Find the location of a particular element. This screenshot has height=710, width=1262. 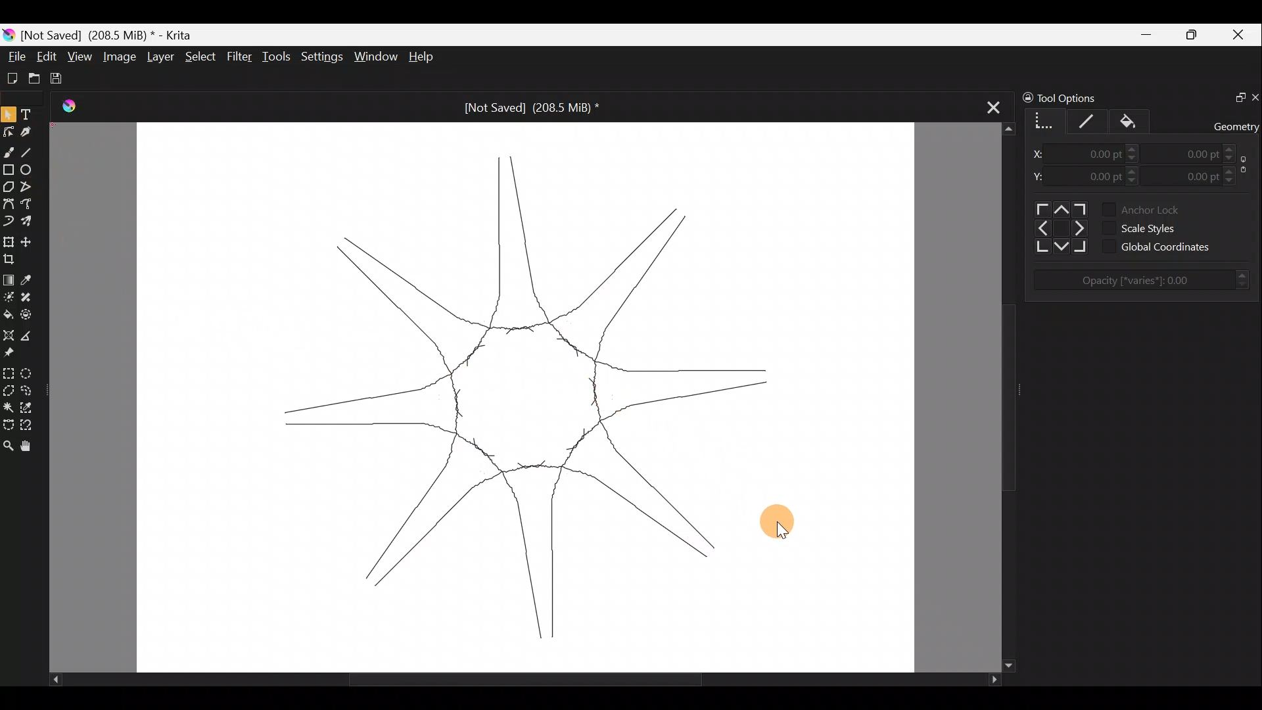

Image is located at coordinates (118, 56).